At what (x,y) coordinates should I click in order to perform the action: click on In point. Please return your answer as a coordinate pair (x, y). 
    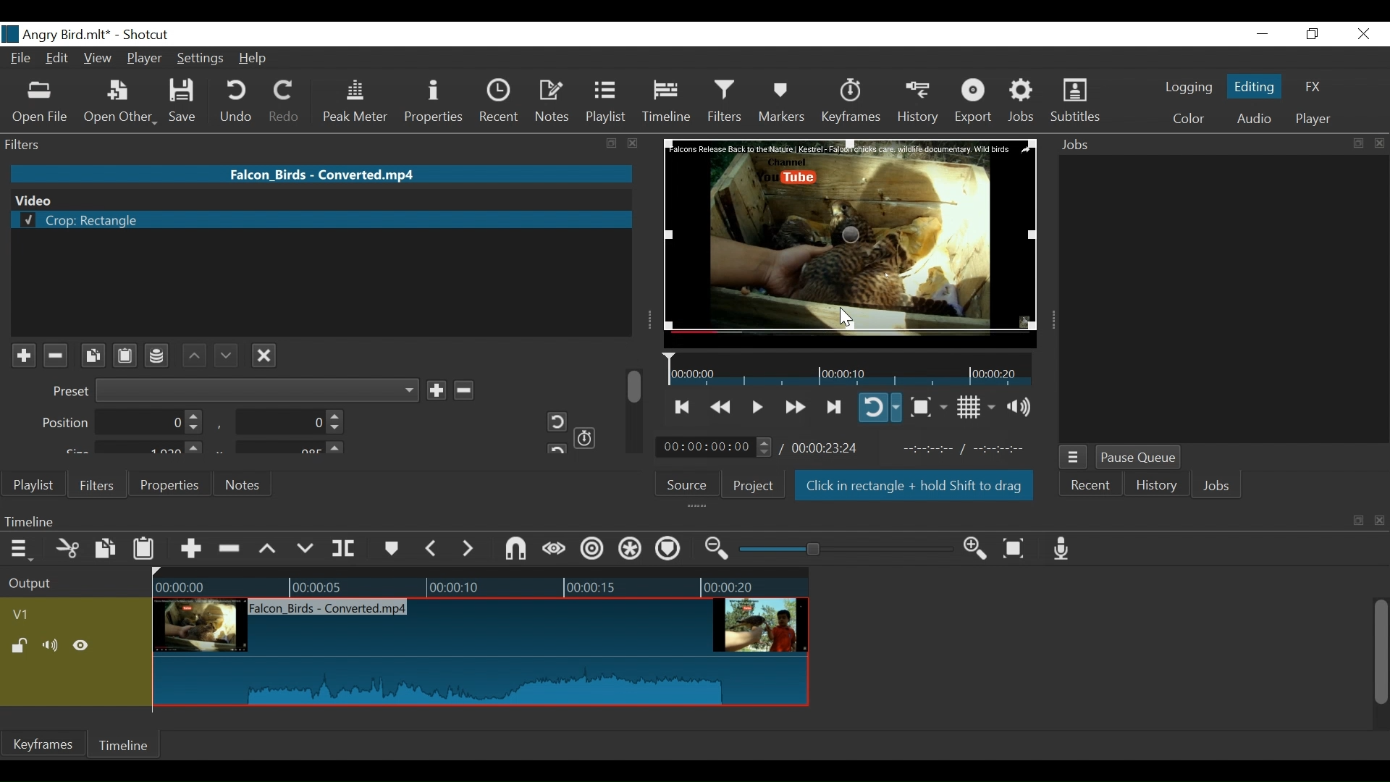
    Looking at the image, I should click on (969, 449).